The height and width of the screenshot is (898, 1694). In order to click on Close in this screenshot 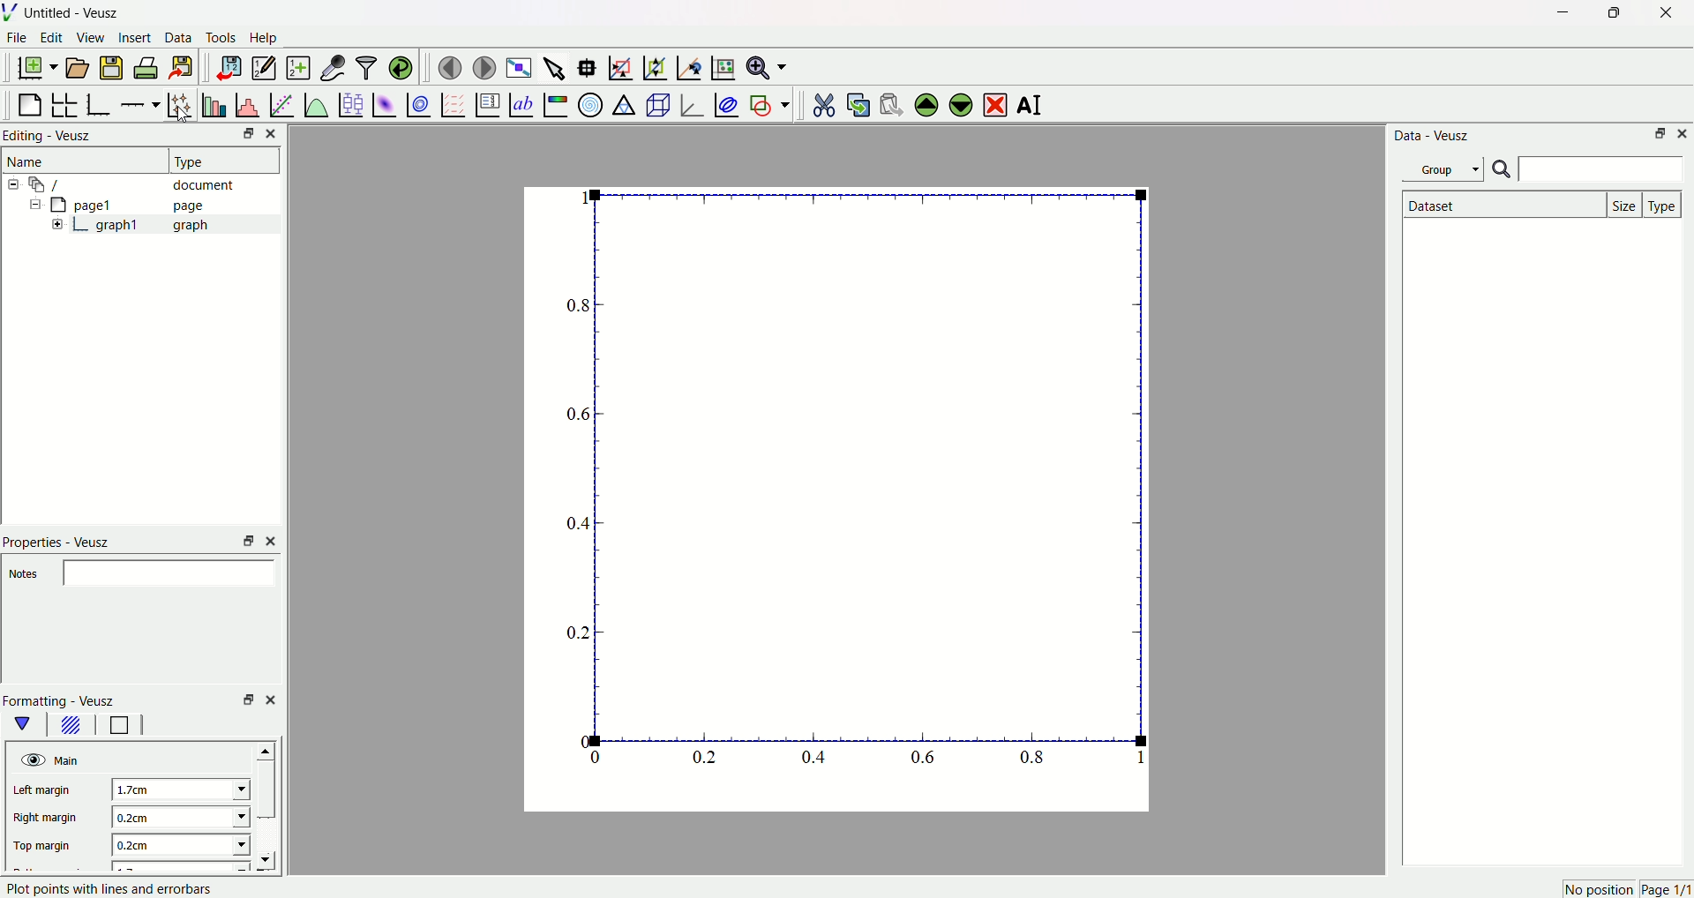, I will do `click(276, 133)`.